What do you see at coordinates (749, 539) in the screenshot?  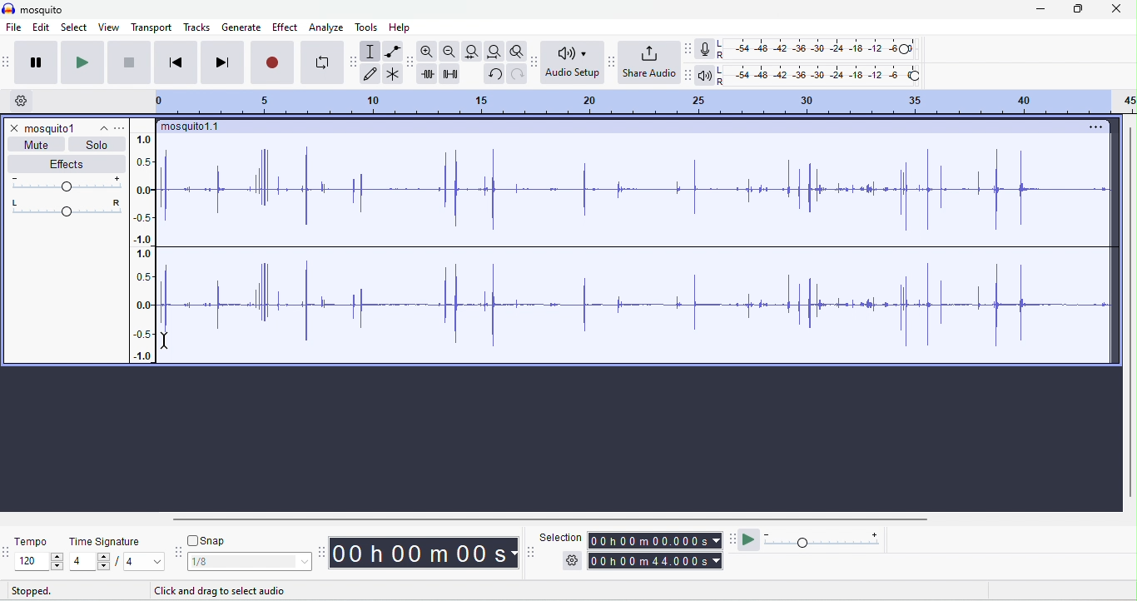 I see `play at speed/ play at speed once` at bounding box center [749, 539].